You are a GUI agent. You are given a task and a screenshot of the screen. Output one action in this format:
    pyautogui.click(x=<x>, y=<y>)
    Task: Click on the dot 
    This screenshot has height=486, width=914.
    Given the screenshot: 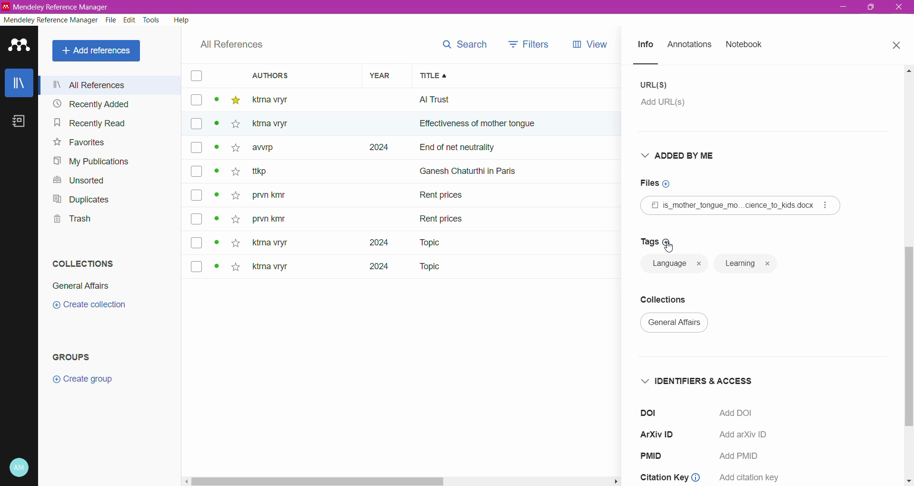 What is the action you would take?
    pyautogui.click(x=218, y=243)
    